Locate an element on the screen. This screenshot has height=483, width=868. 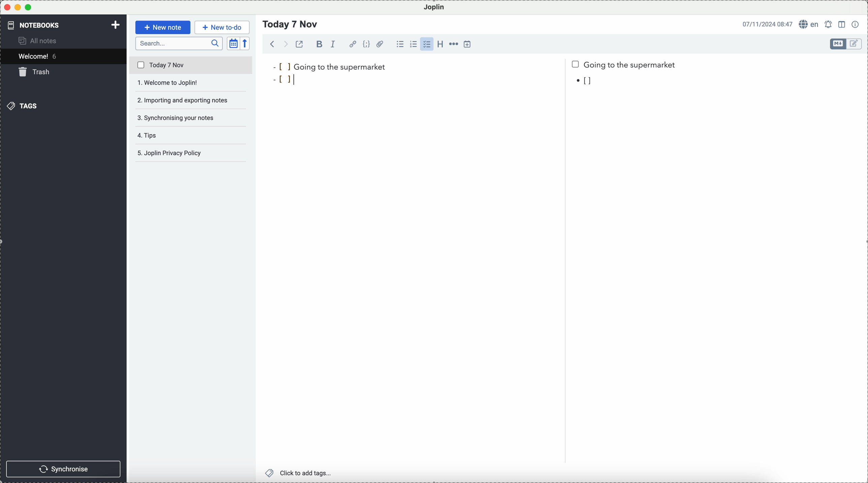
new note button is located at coordinates (163, 27).